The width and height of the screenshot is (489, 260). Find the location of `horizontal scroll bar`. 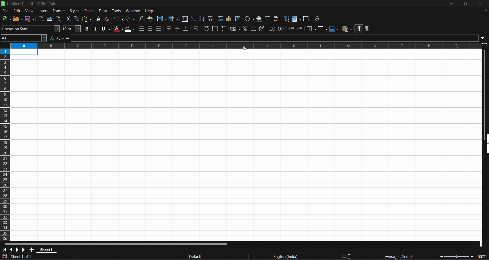

horizontal scroll bar is located at coordinates (117, 243).